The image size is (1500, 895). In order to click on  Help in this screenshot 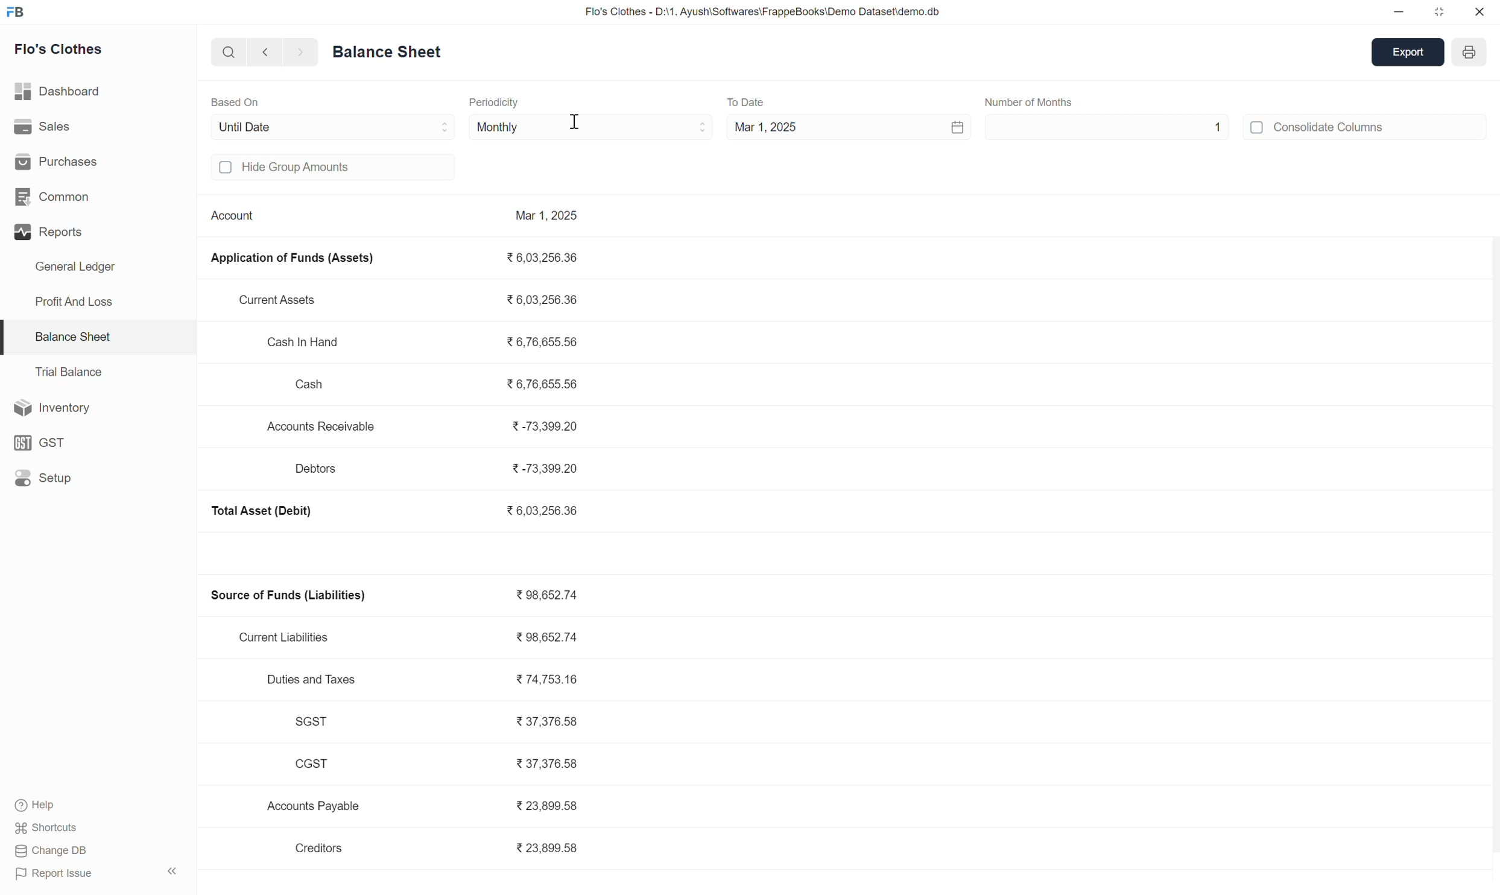, I will do `click(48, 804)`.